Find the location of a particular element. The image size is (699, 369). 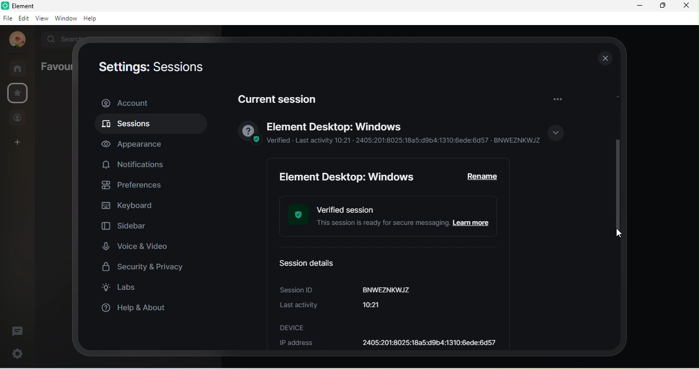

element desktop:windows is located at coordinates (348, 177).